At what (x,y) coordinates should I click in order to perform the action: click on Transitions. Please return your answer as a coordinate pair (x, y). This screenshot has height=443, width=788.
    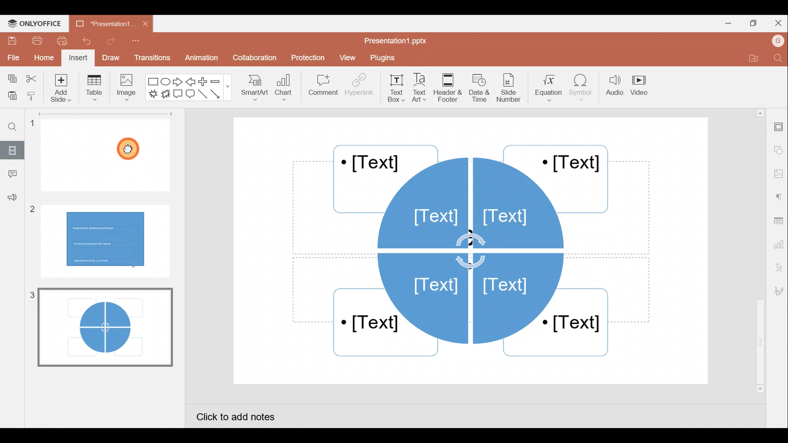
    Looking at the image, I should click on (151, 57).